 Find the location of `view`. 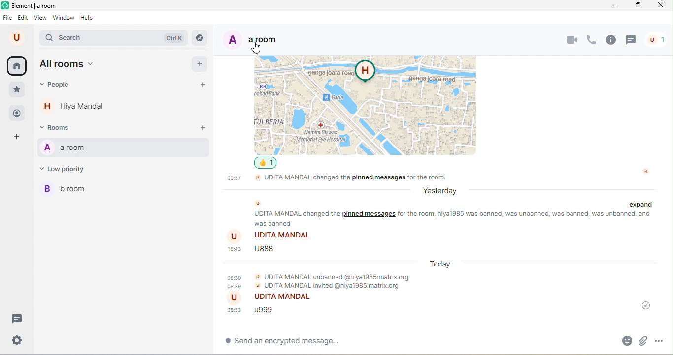

view is located at coordinates (40, 19).